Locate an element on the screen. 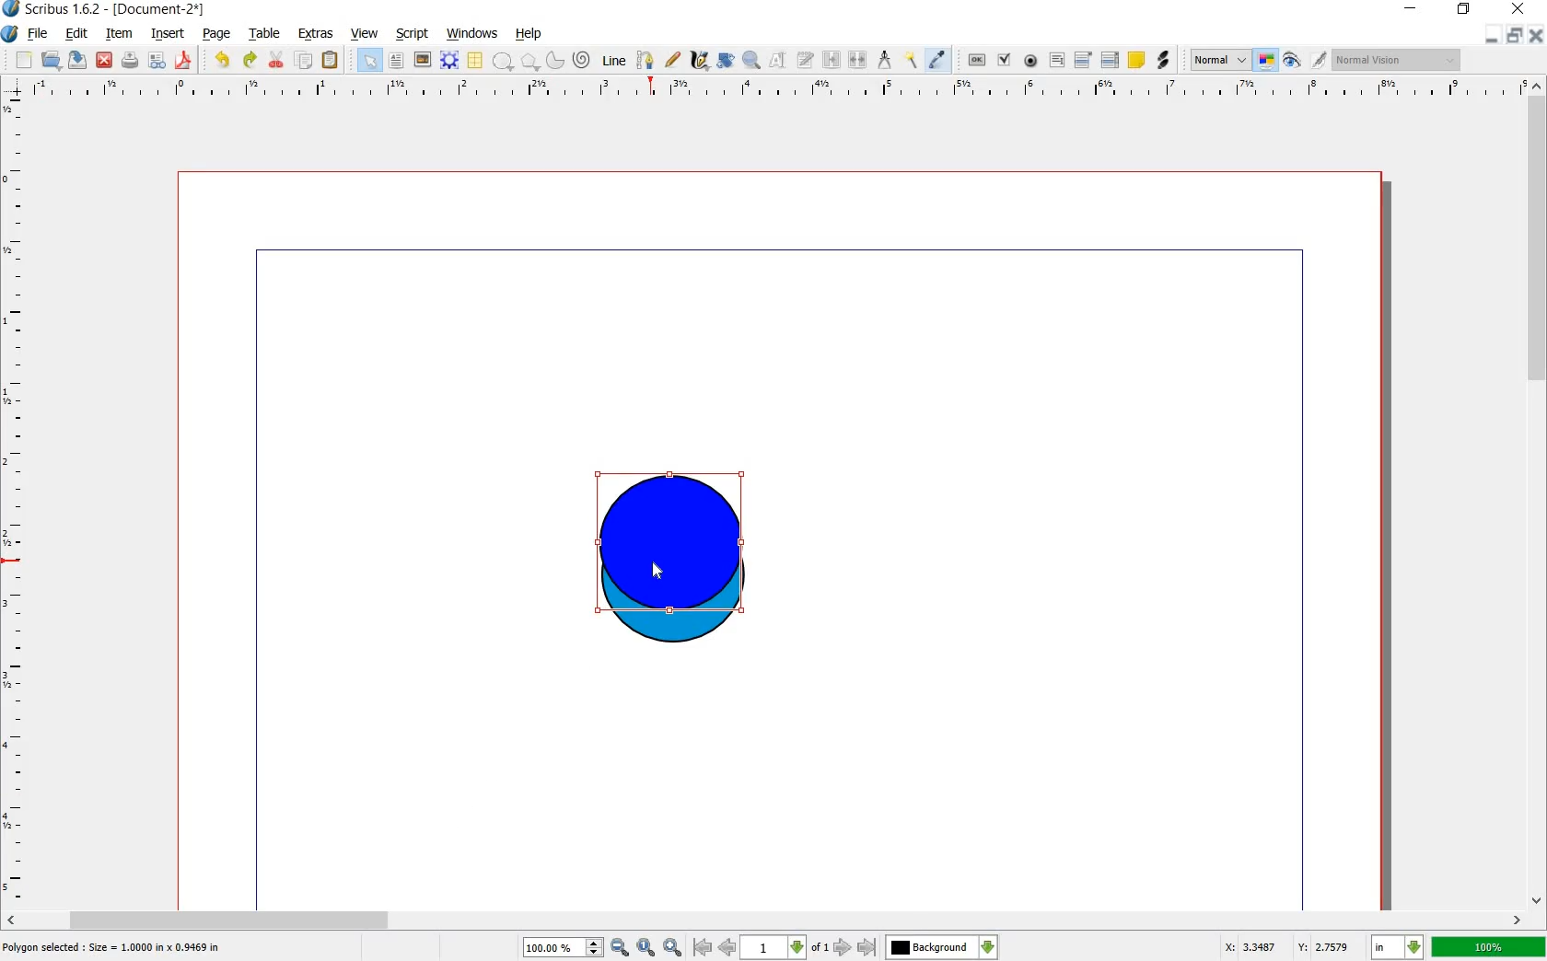 This screenshot has height=961, width=1547. open is located at coordinates (50, 60).